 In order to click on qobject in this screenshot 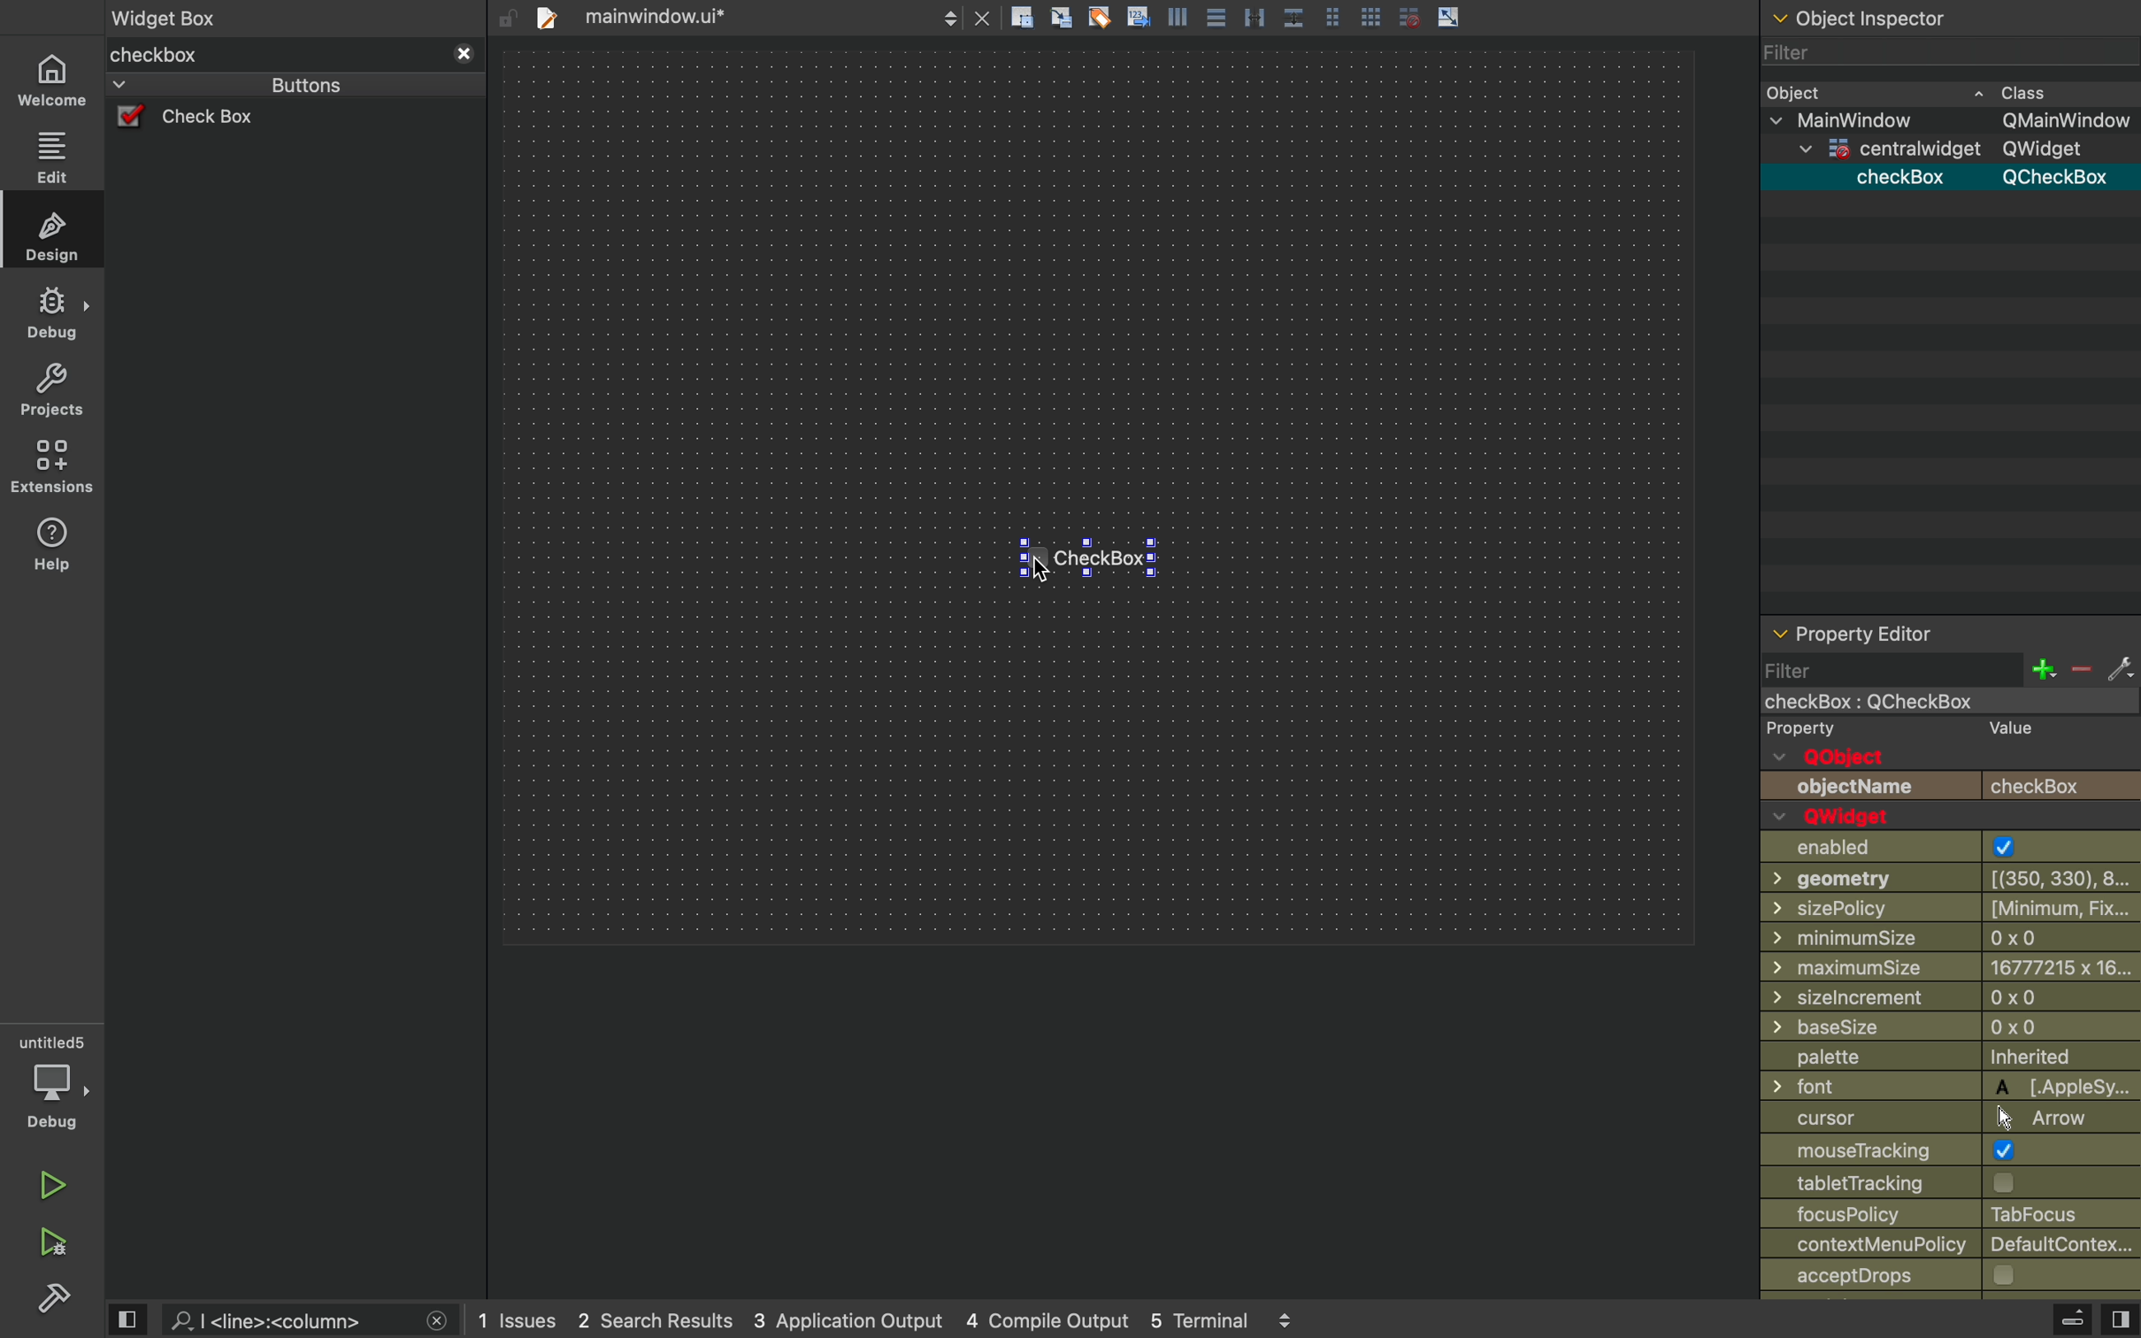, I will do `click(1853, 757)`.